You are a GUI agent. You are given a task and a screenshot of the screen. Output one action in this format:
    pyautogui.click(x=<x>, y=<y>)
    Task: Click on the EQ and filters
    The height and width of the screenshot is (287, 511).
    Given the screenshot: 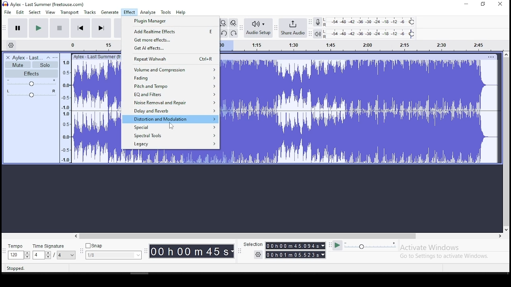 What is the action you would take?
    pyautogui.click(x=169, y=94)
    